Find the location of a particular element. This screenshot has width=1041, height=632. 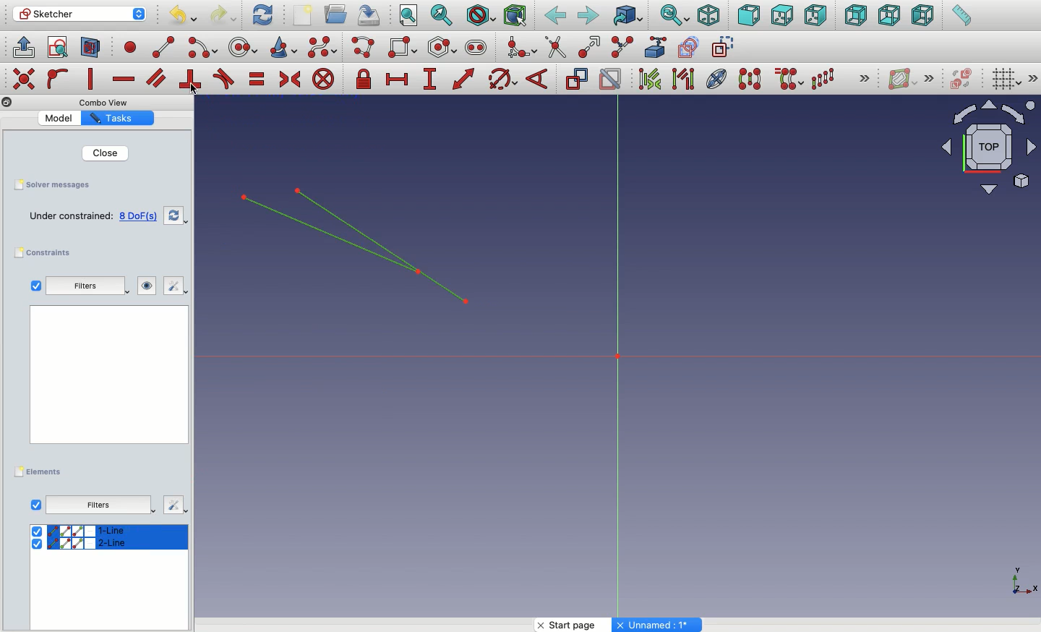

 is located at coordinates (933, 77).